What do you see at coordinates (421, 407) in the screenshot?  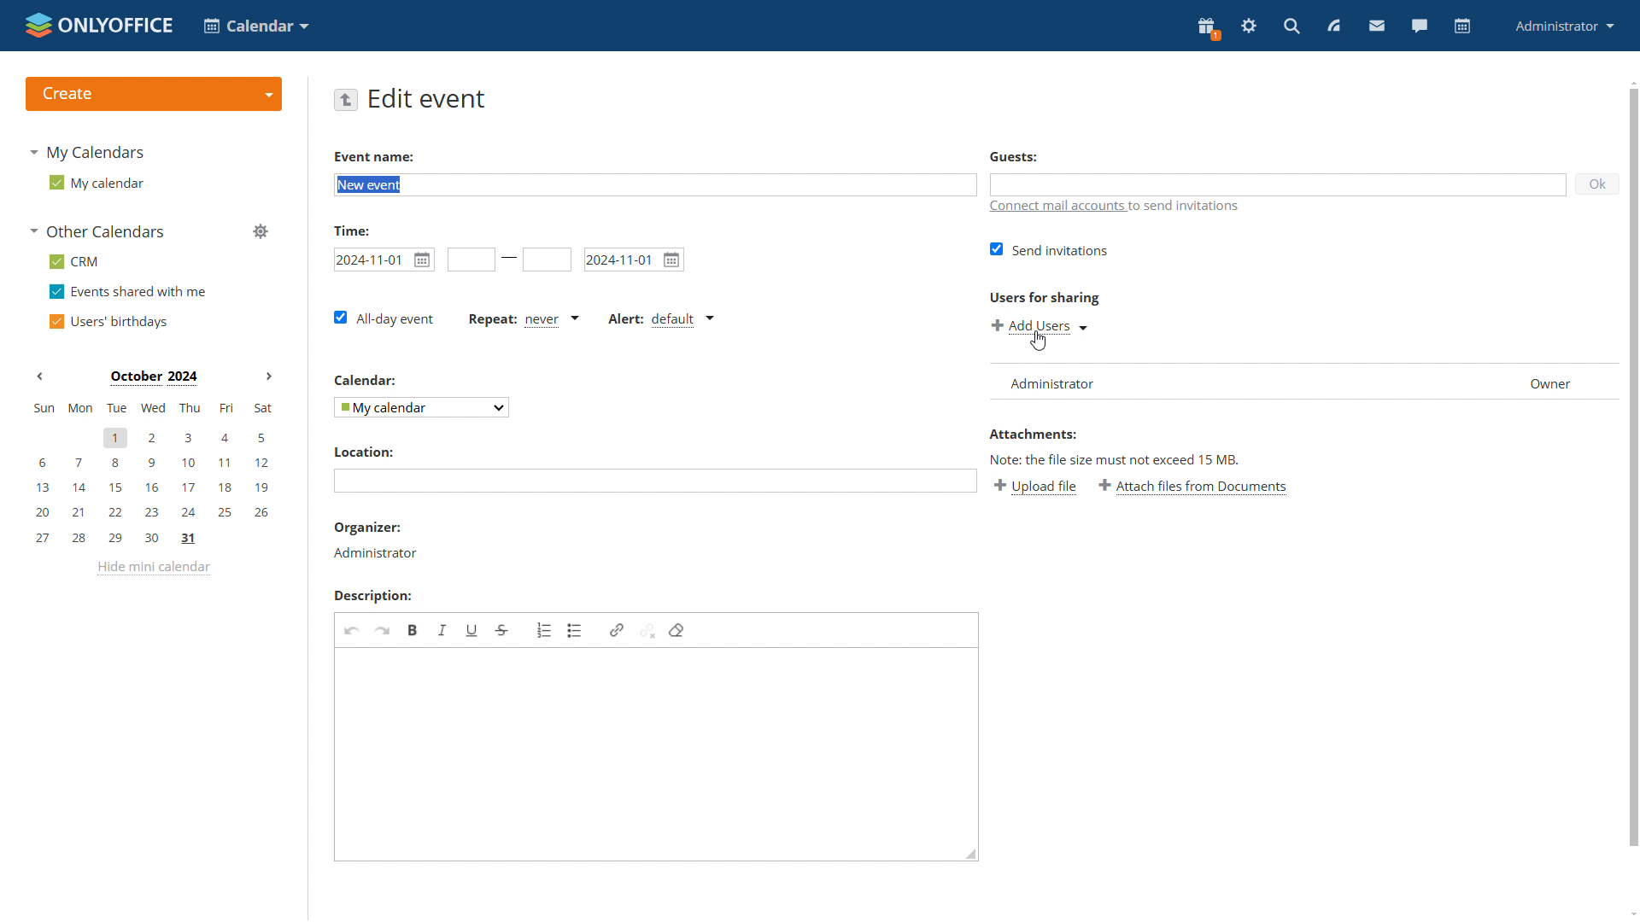 I see `select calendar` at bounding box center [421, 407].